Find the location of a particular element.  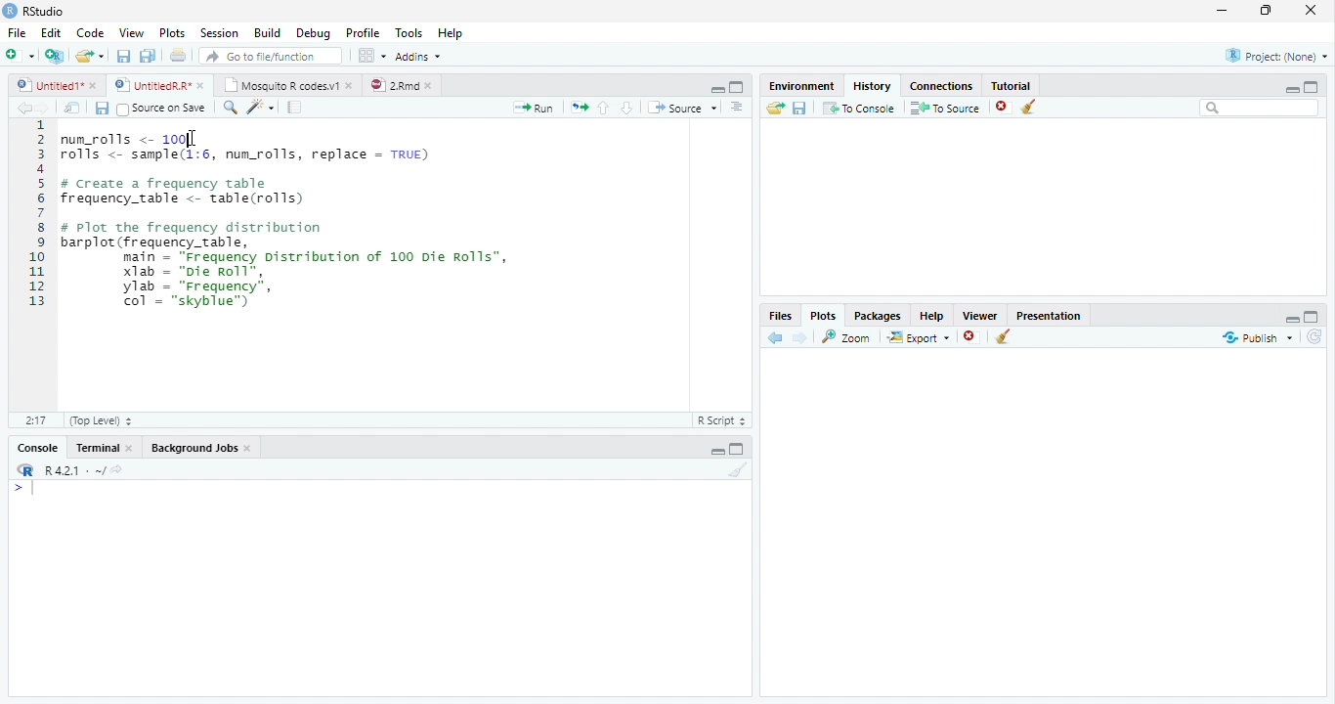

Save File is located at coordinates (800, 108).